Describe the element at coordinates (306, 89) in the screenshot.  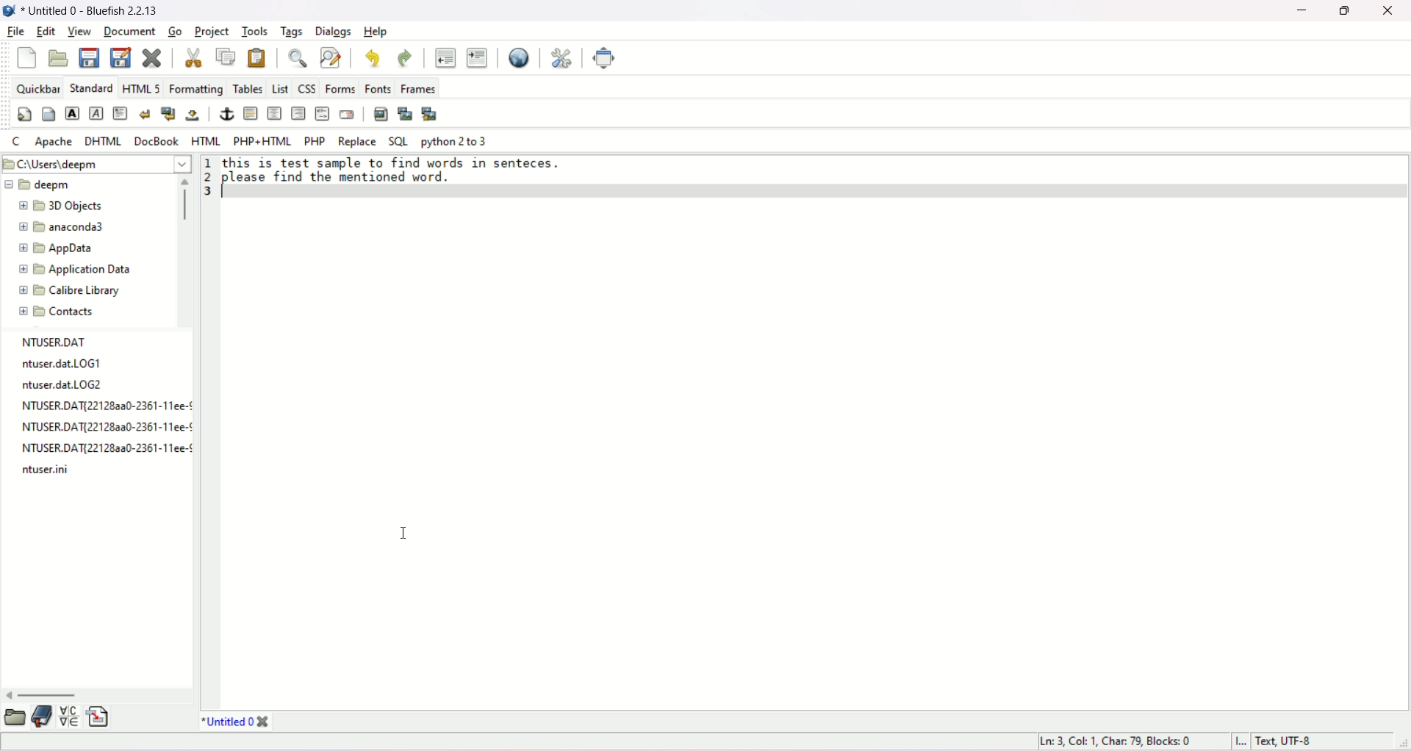
I see `CSS` at that location.